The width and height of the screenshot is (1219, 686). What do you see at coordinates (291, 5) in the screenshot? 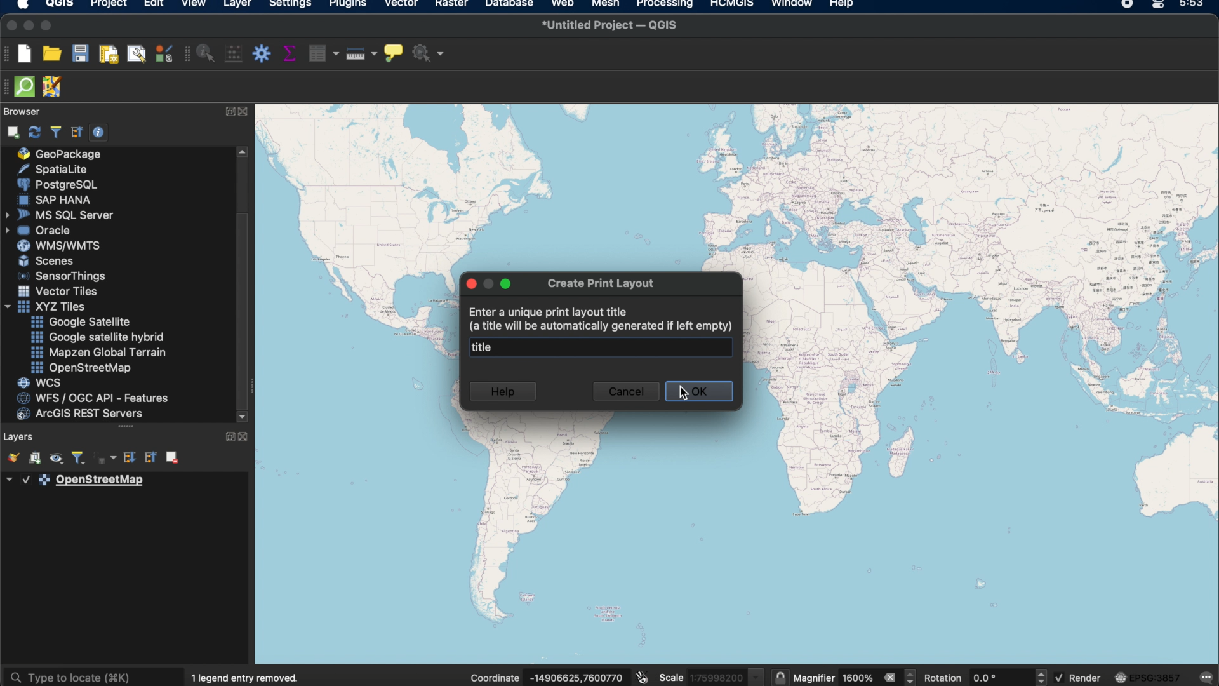
I see `settings` at bounding box center [291, 5].